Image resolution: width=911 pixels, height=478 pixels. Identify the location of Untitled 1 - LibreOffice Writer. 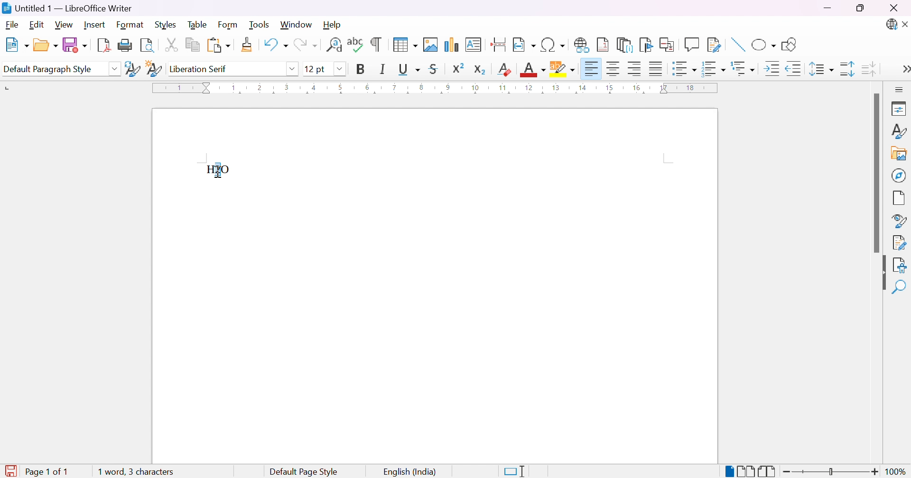
(66, 8).